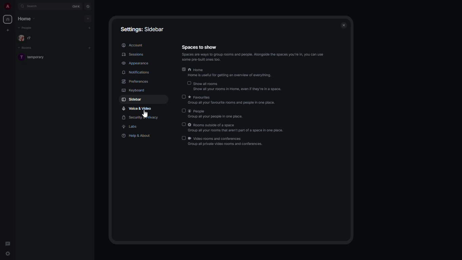 The image size is (462, 260). Describe the element at coordinates (183, 124) in the screenshot. I see `disabled` at that location.